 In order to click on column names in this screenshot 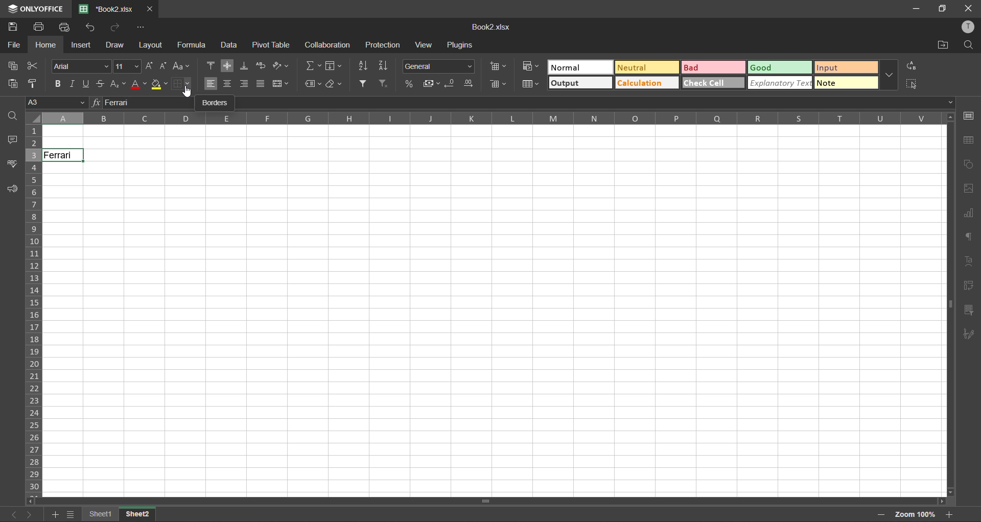, I will do `click(489, 117)`.